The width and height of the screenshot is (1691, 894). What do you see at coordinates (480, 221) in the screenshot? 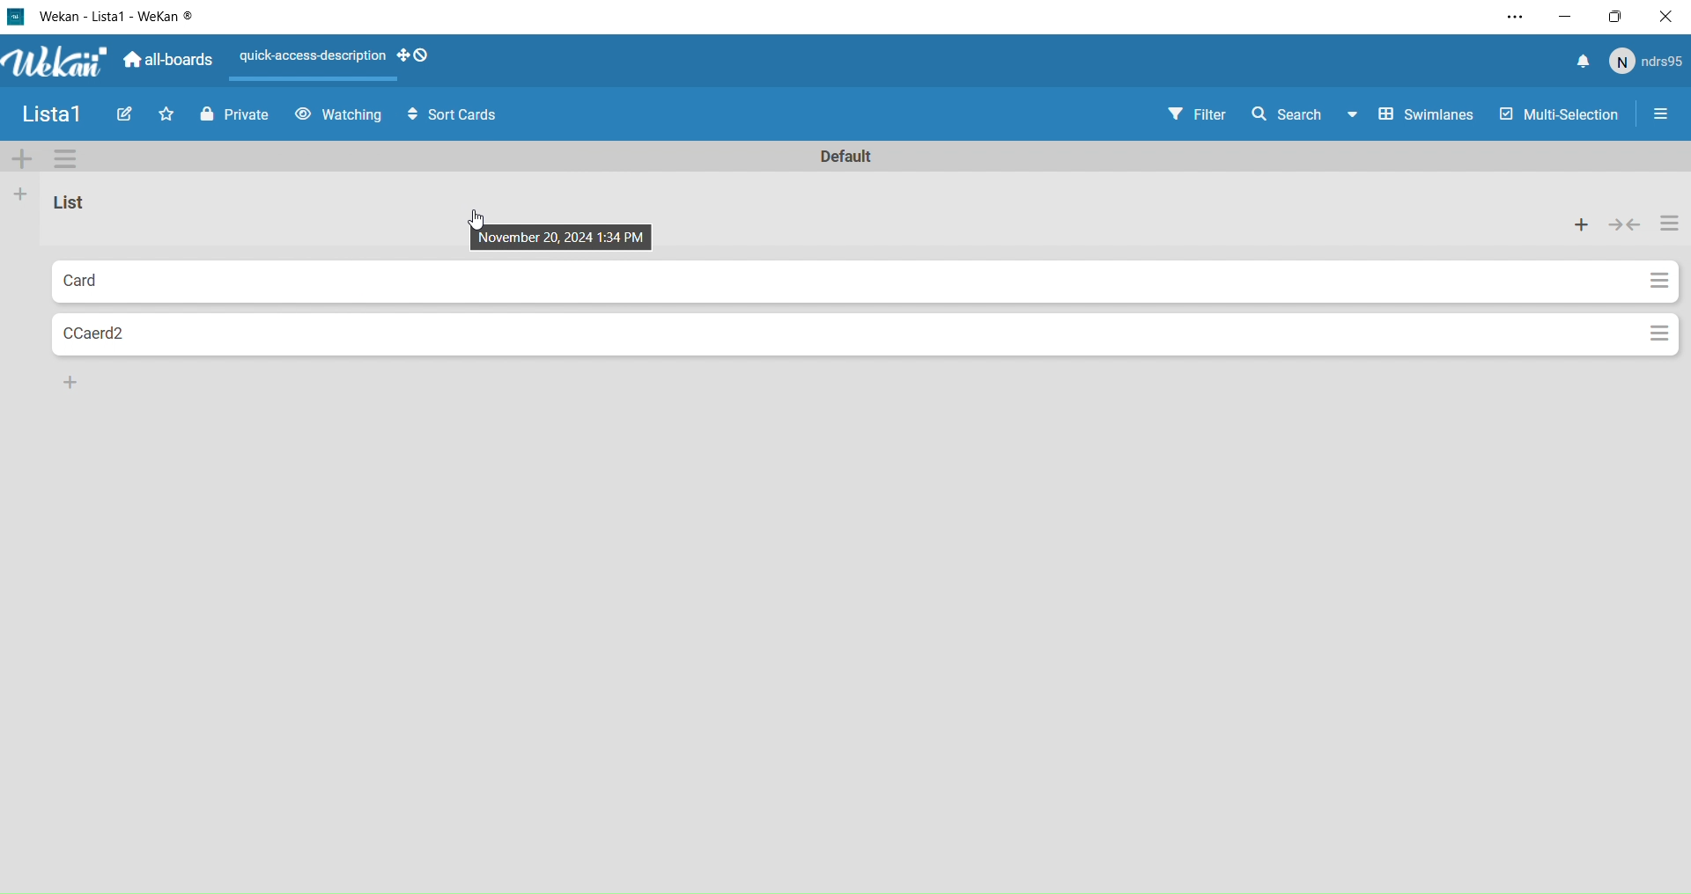
I see `cursor` at bounding box center [480, 221].